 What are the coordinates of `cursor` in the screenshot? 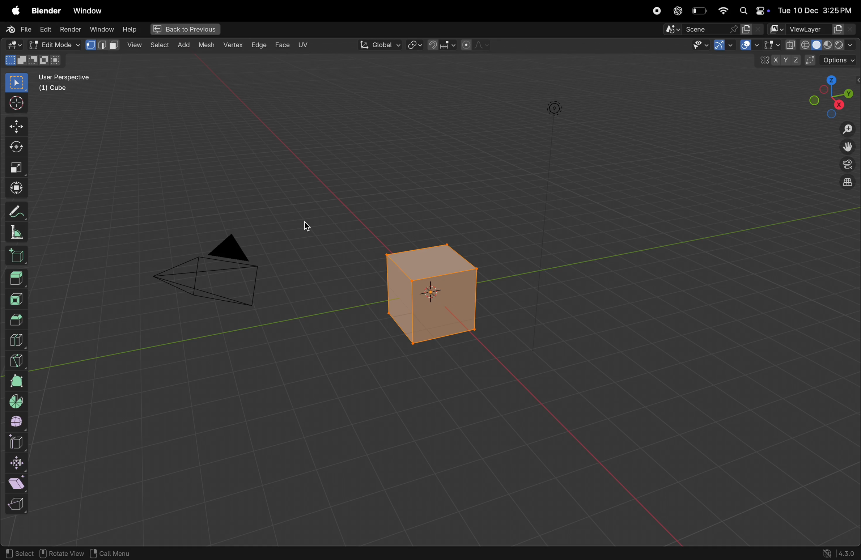 It's located at (15, 104).